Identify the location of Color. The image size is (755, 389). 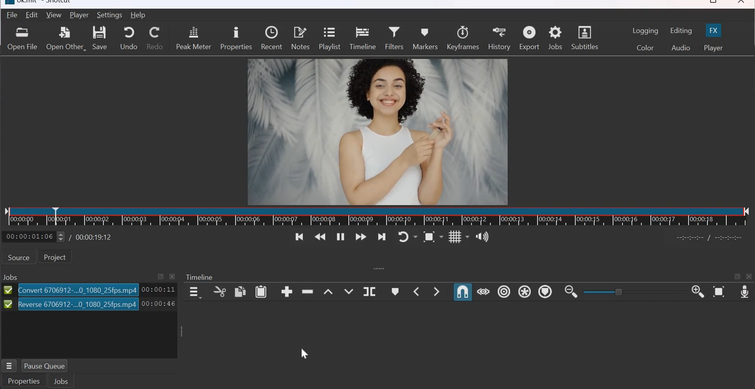
(645, 47).